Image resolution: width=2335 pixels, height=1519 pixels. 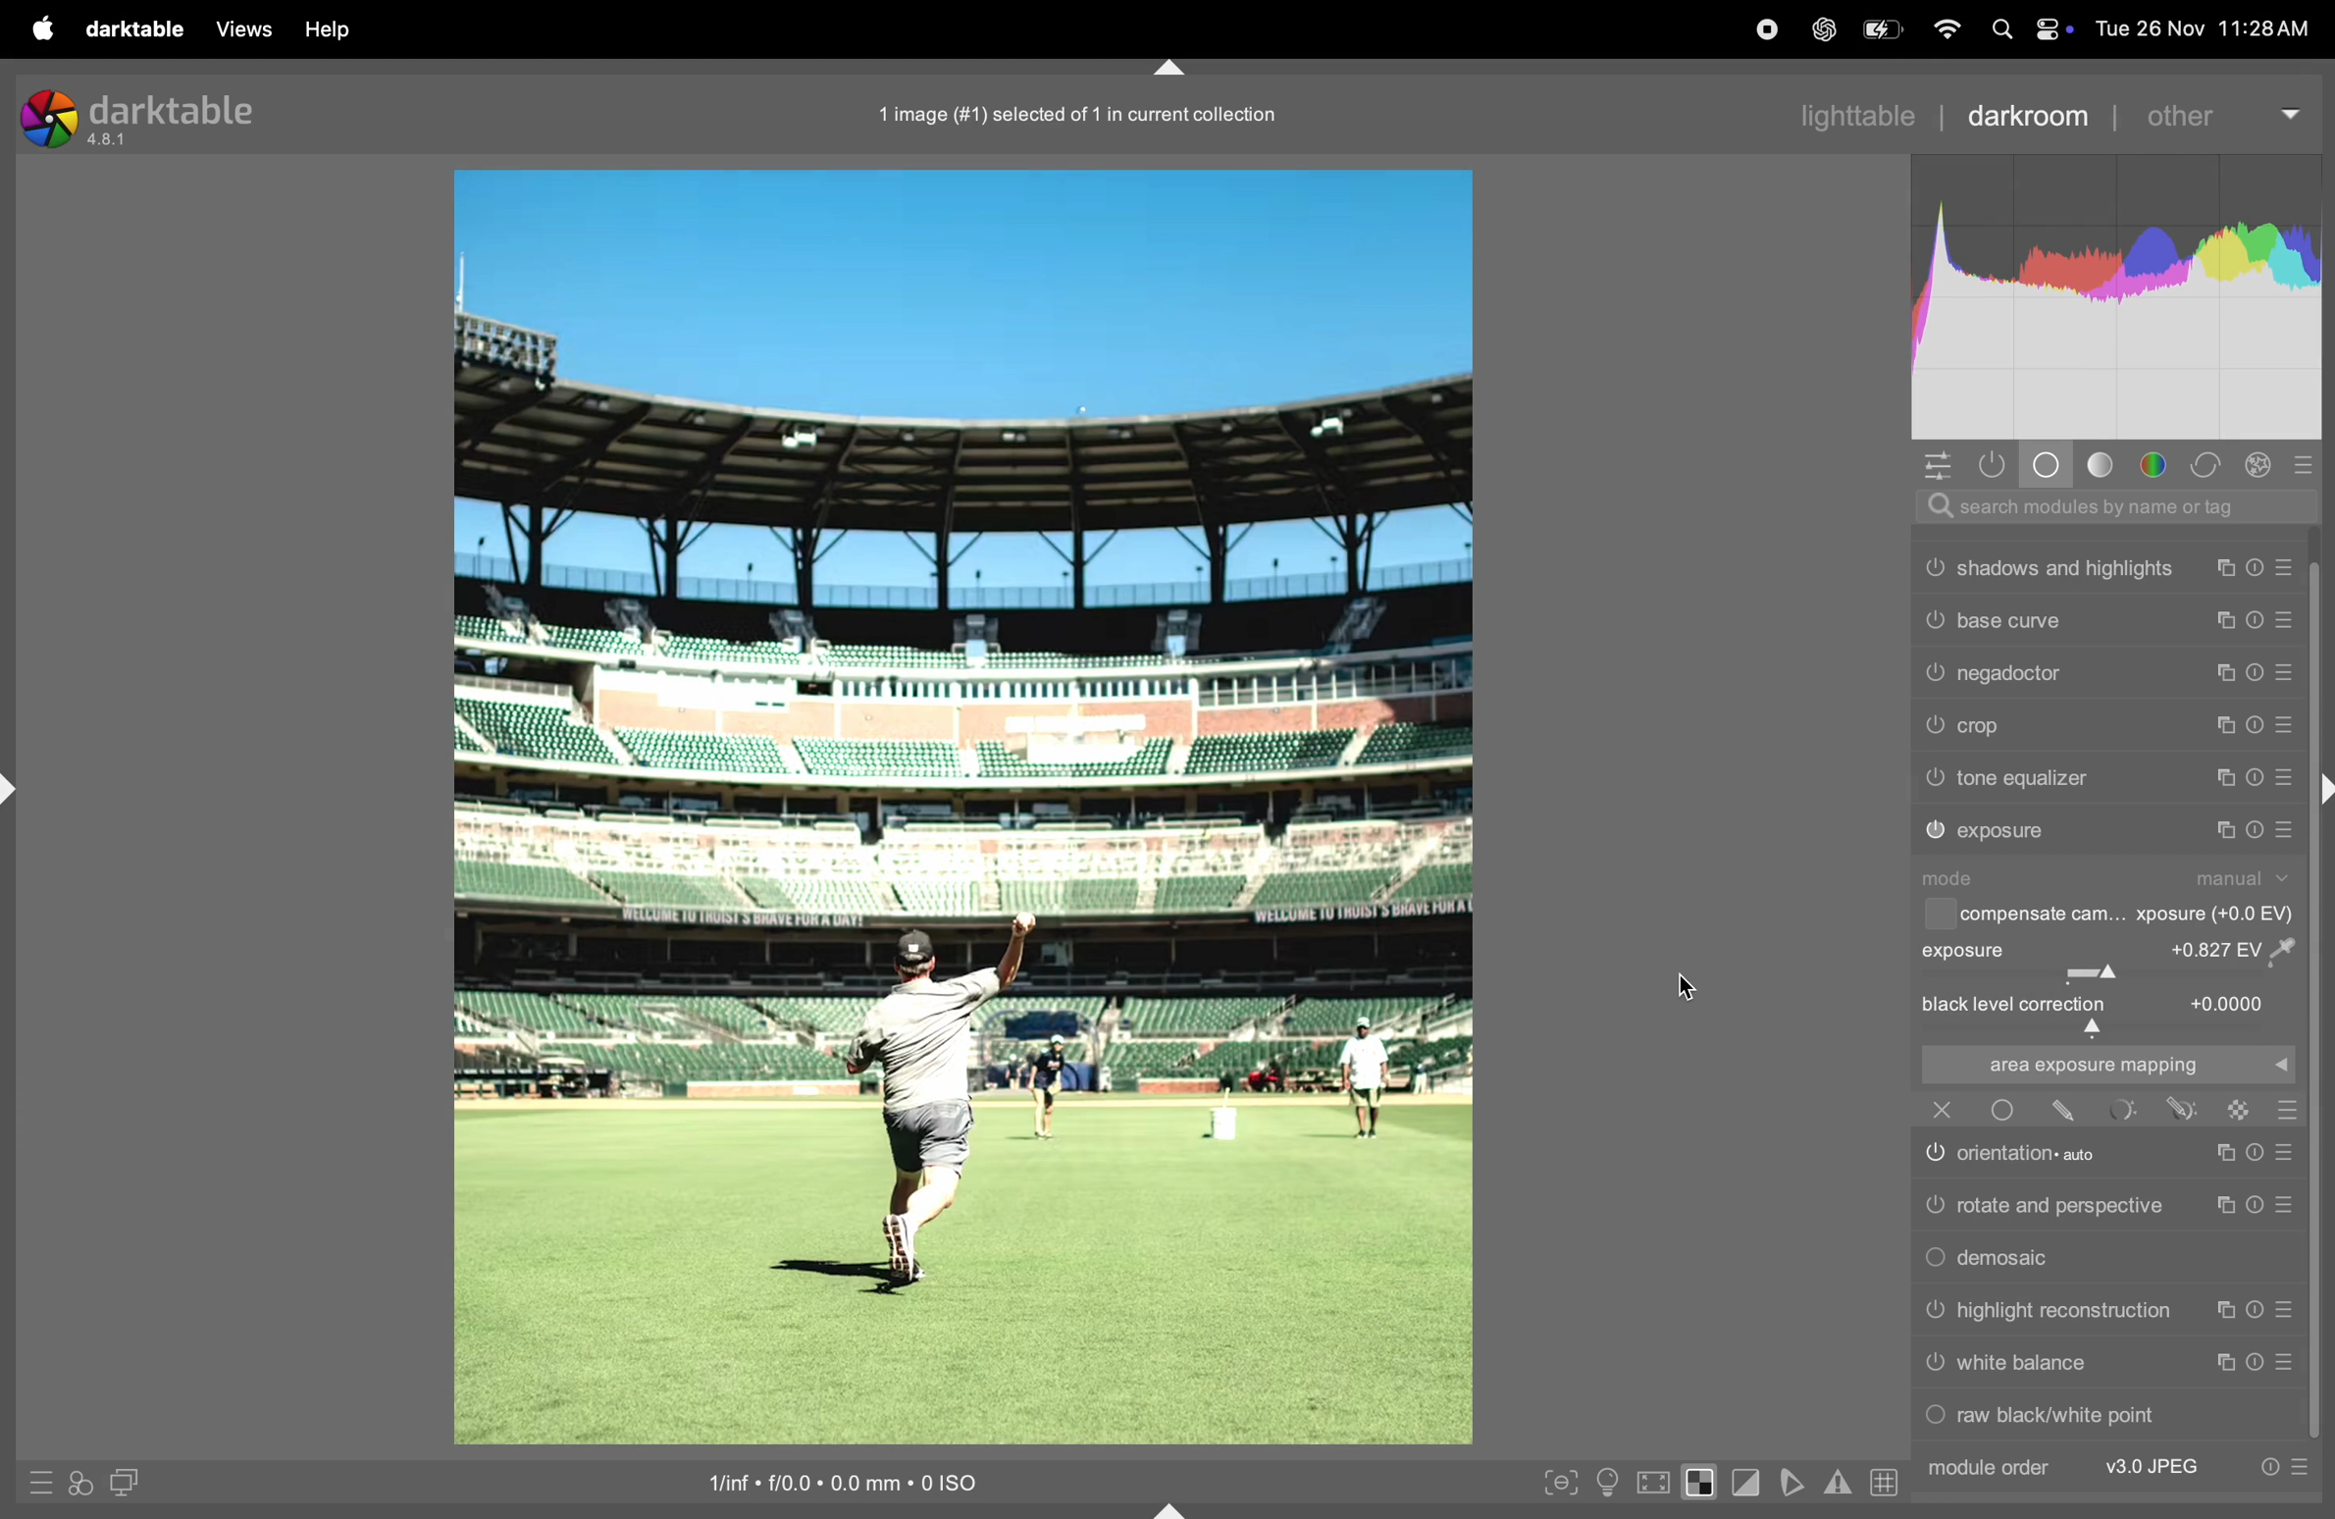 I want to click on Transparency , so click(x=2239, y=1110).